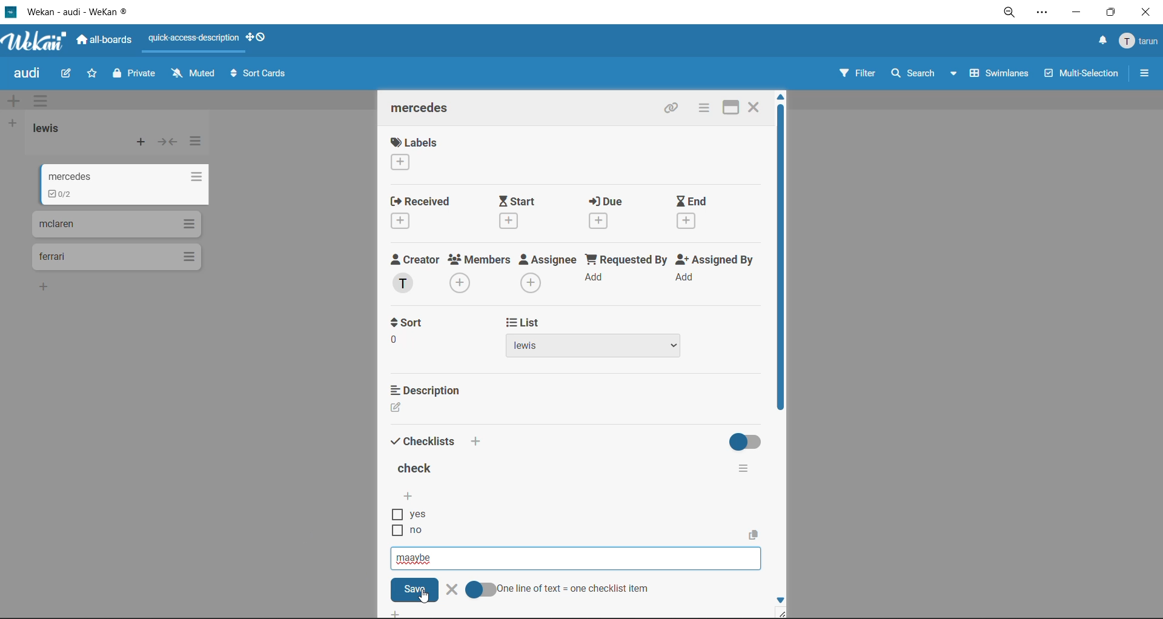 This screenshot has height=619, width=1163. I want to click on ferari, so click(53, 257).